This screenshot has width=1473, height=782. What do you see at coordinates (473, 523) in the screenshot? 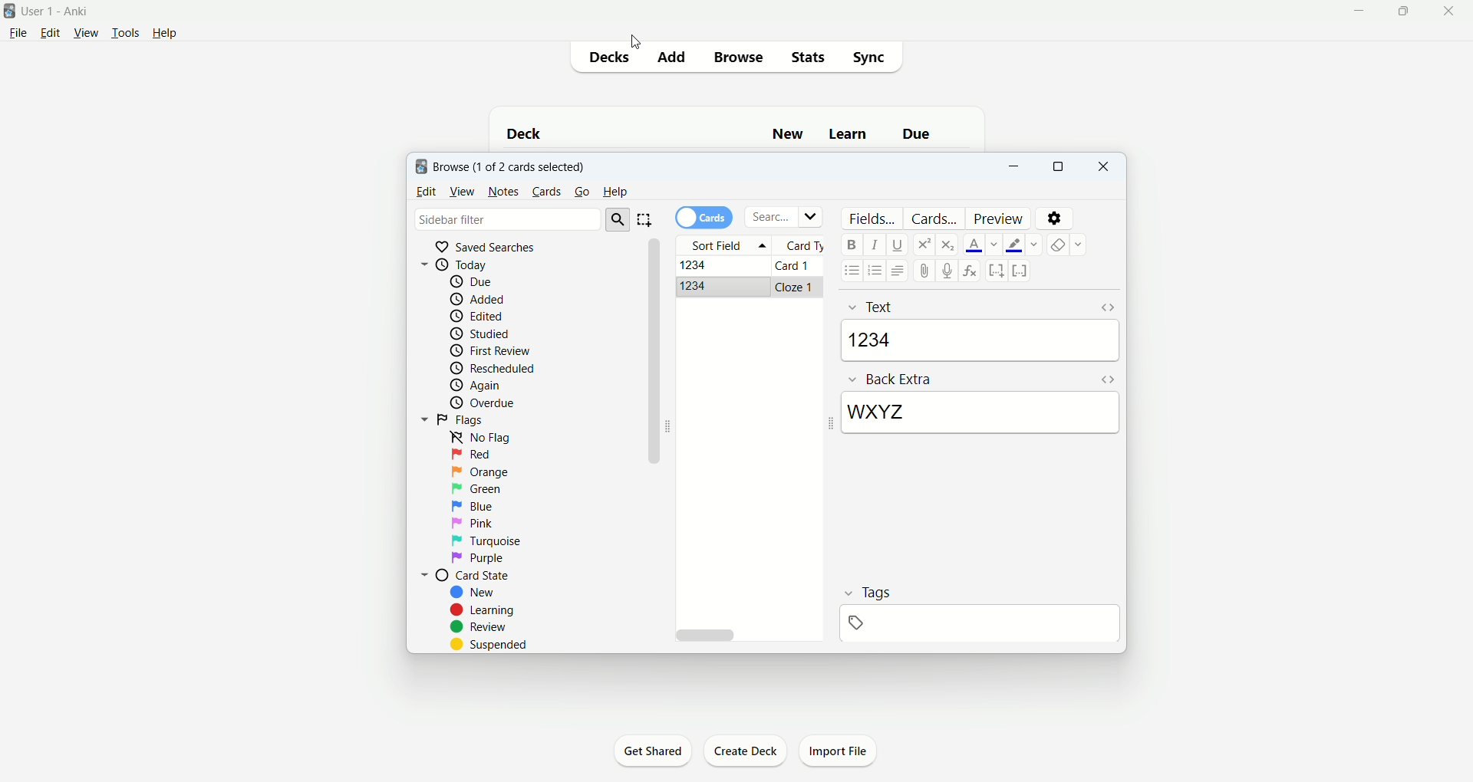
I see `pink` at bounding box center [473, 523].